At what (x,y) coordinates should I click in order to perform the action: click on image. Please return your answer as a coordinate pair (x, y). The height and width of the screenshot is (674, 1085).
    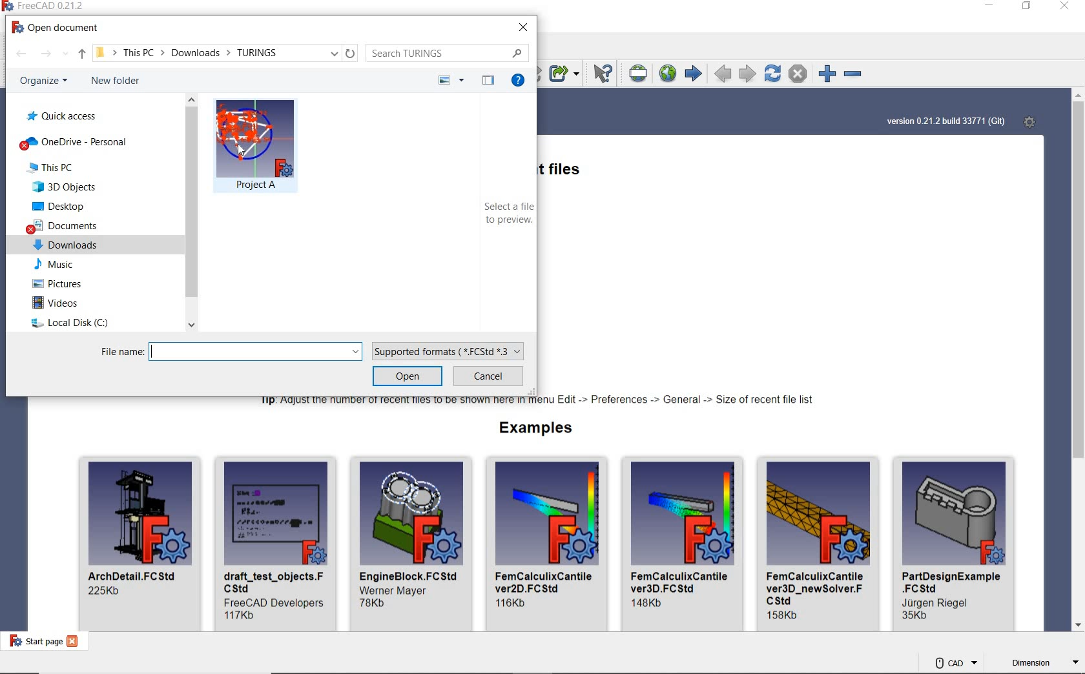
    Looking at the image, I should click on (140, 514).